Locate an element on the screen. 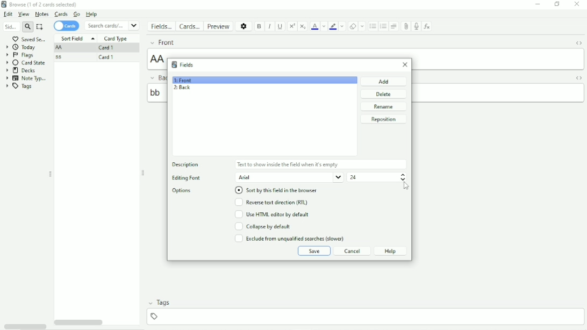  Card 1 is located at coordinates (110, 58).